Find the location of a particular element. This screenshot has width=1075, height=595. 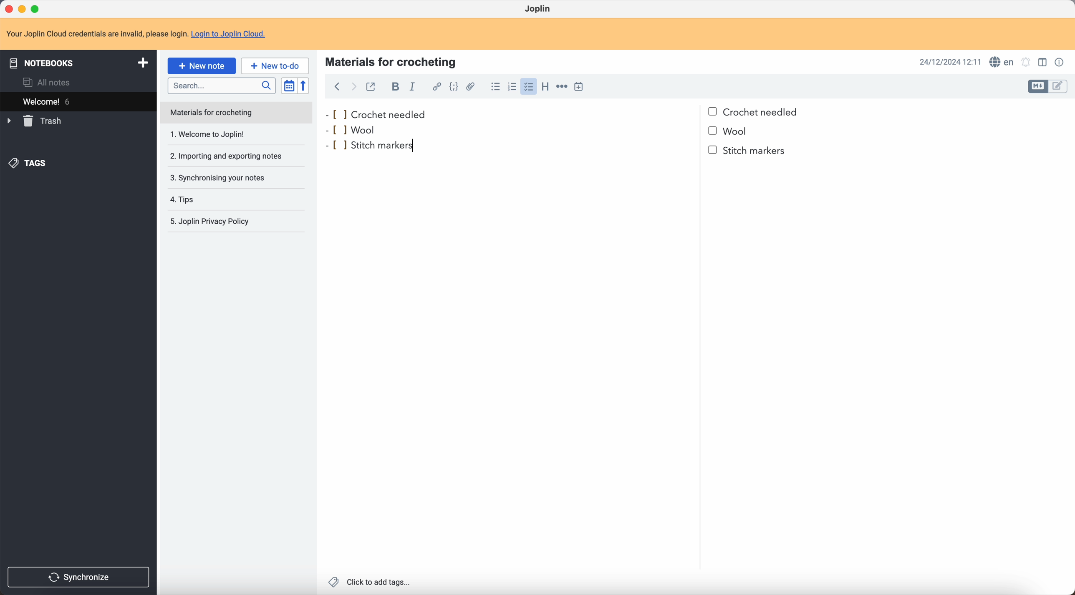

bold is located at coordinates (393, 87).